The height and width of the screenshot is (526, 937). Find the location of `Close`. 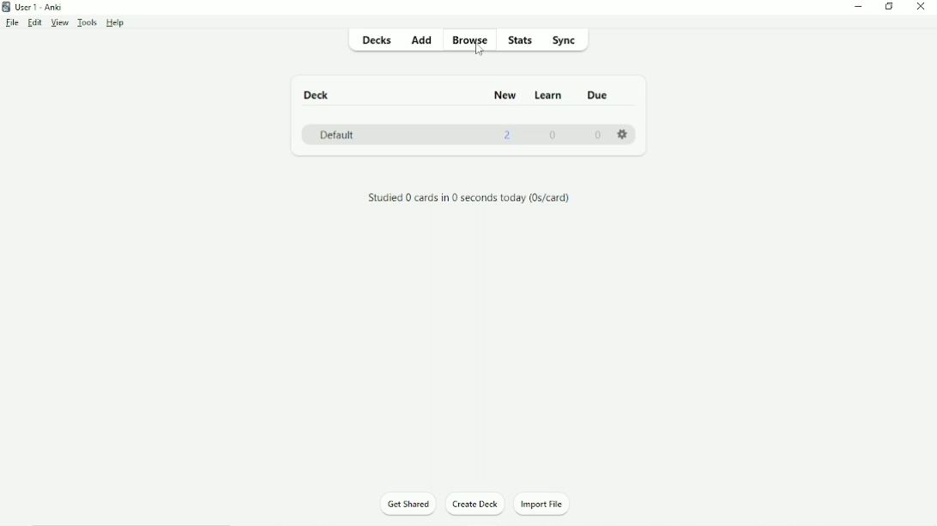

Close is located at coordinates (922, 6).